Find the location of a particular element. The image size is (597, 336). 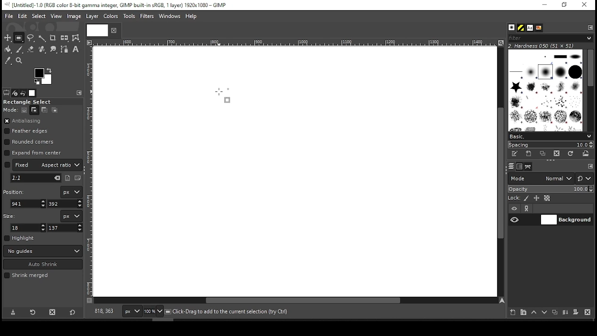

selection tool is located at coordinates (8, 38).